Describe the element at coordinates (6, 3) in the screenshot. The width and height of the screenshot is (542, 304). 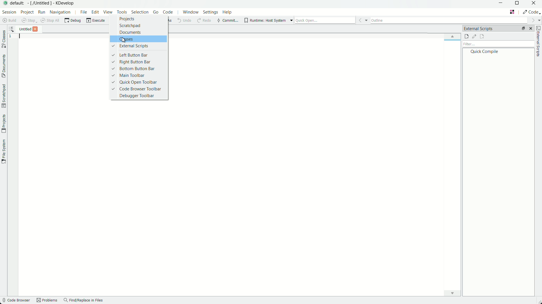
I see `app icon` at that location.